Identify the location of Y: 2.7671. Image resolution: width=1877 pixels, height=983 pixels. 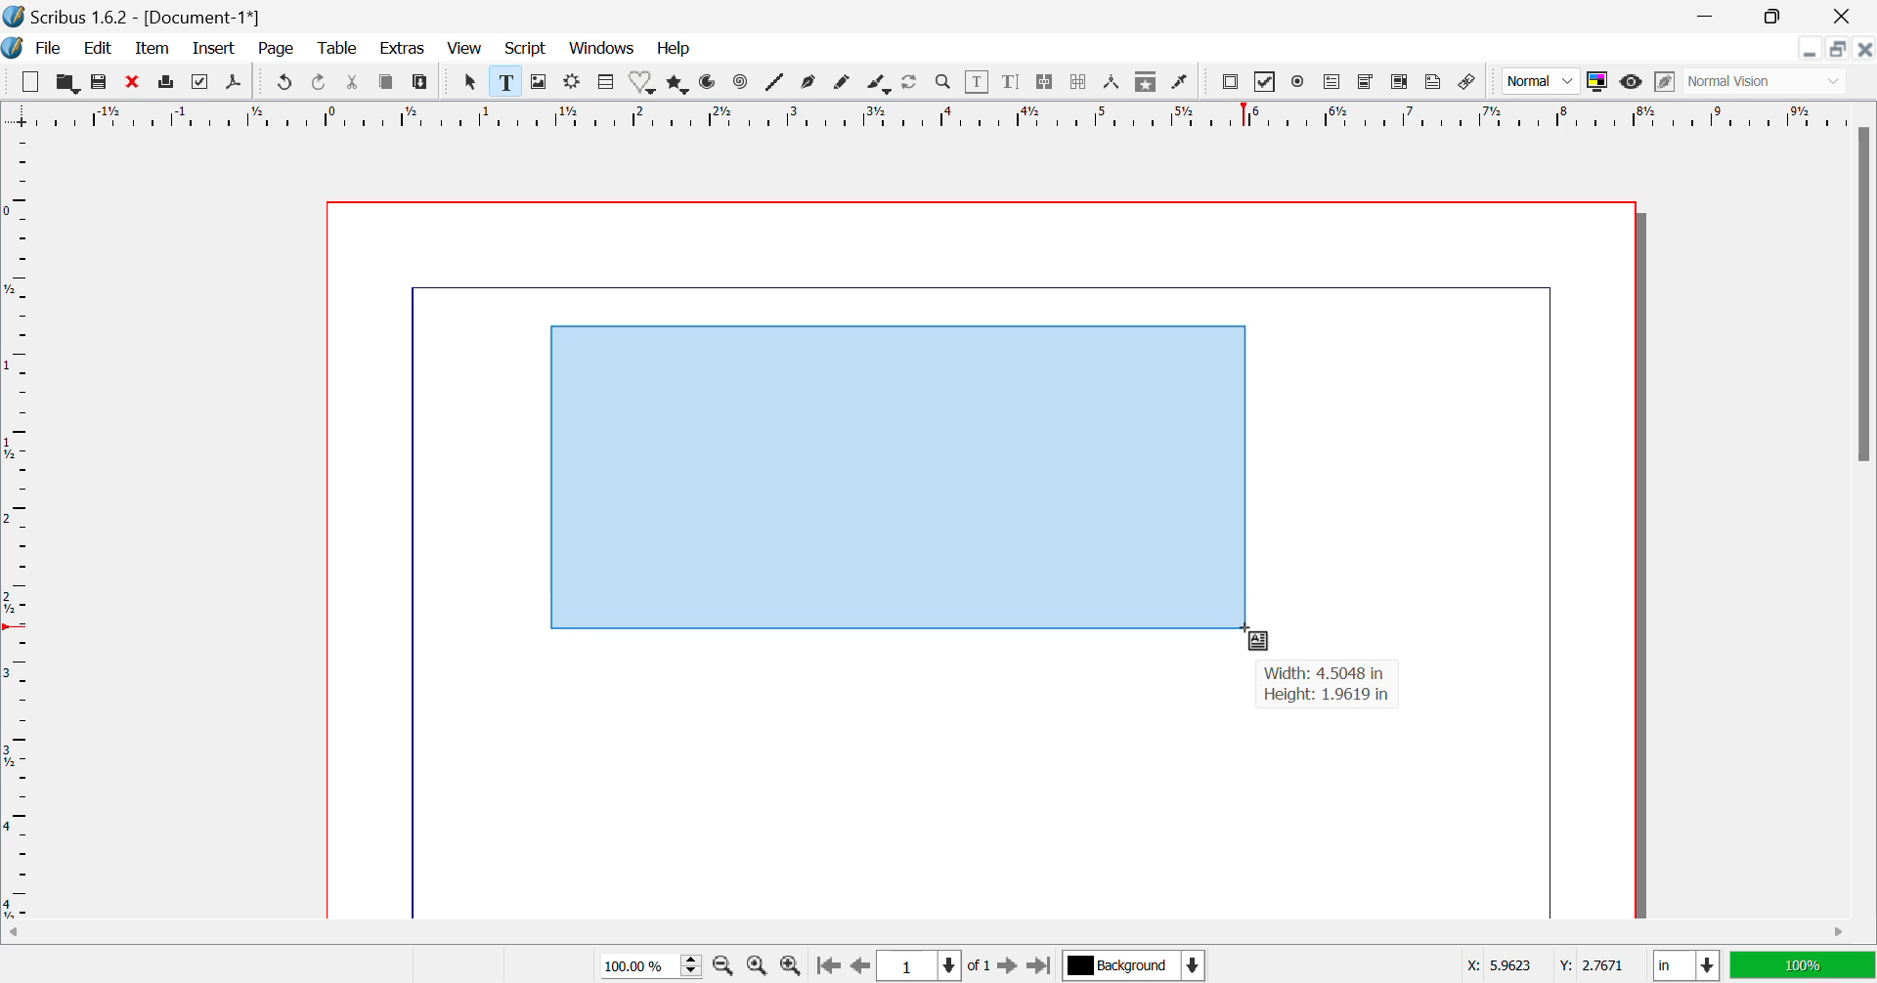
(1592, 964).